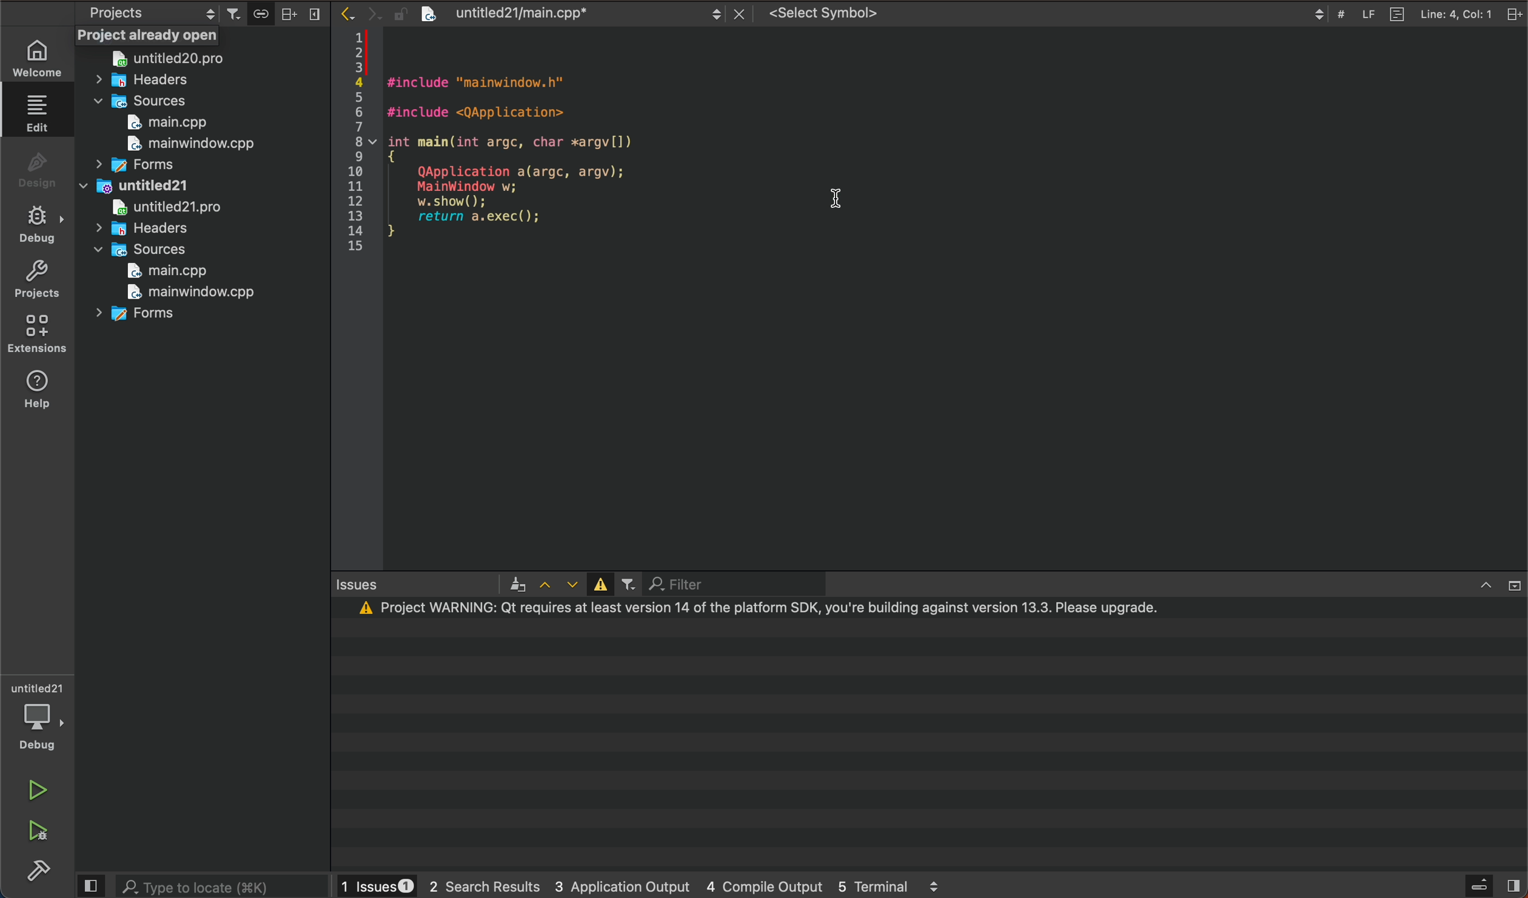 The width and height of the screenshot is (1528, 898). I want to click on broom icon, so click(520, 584).